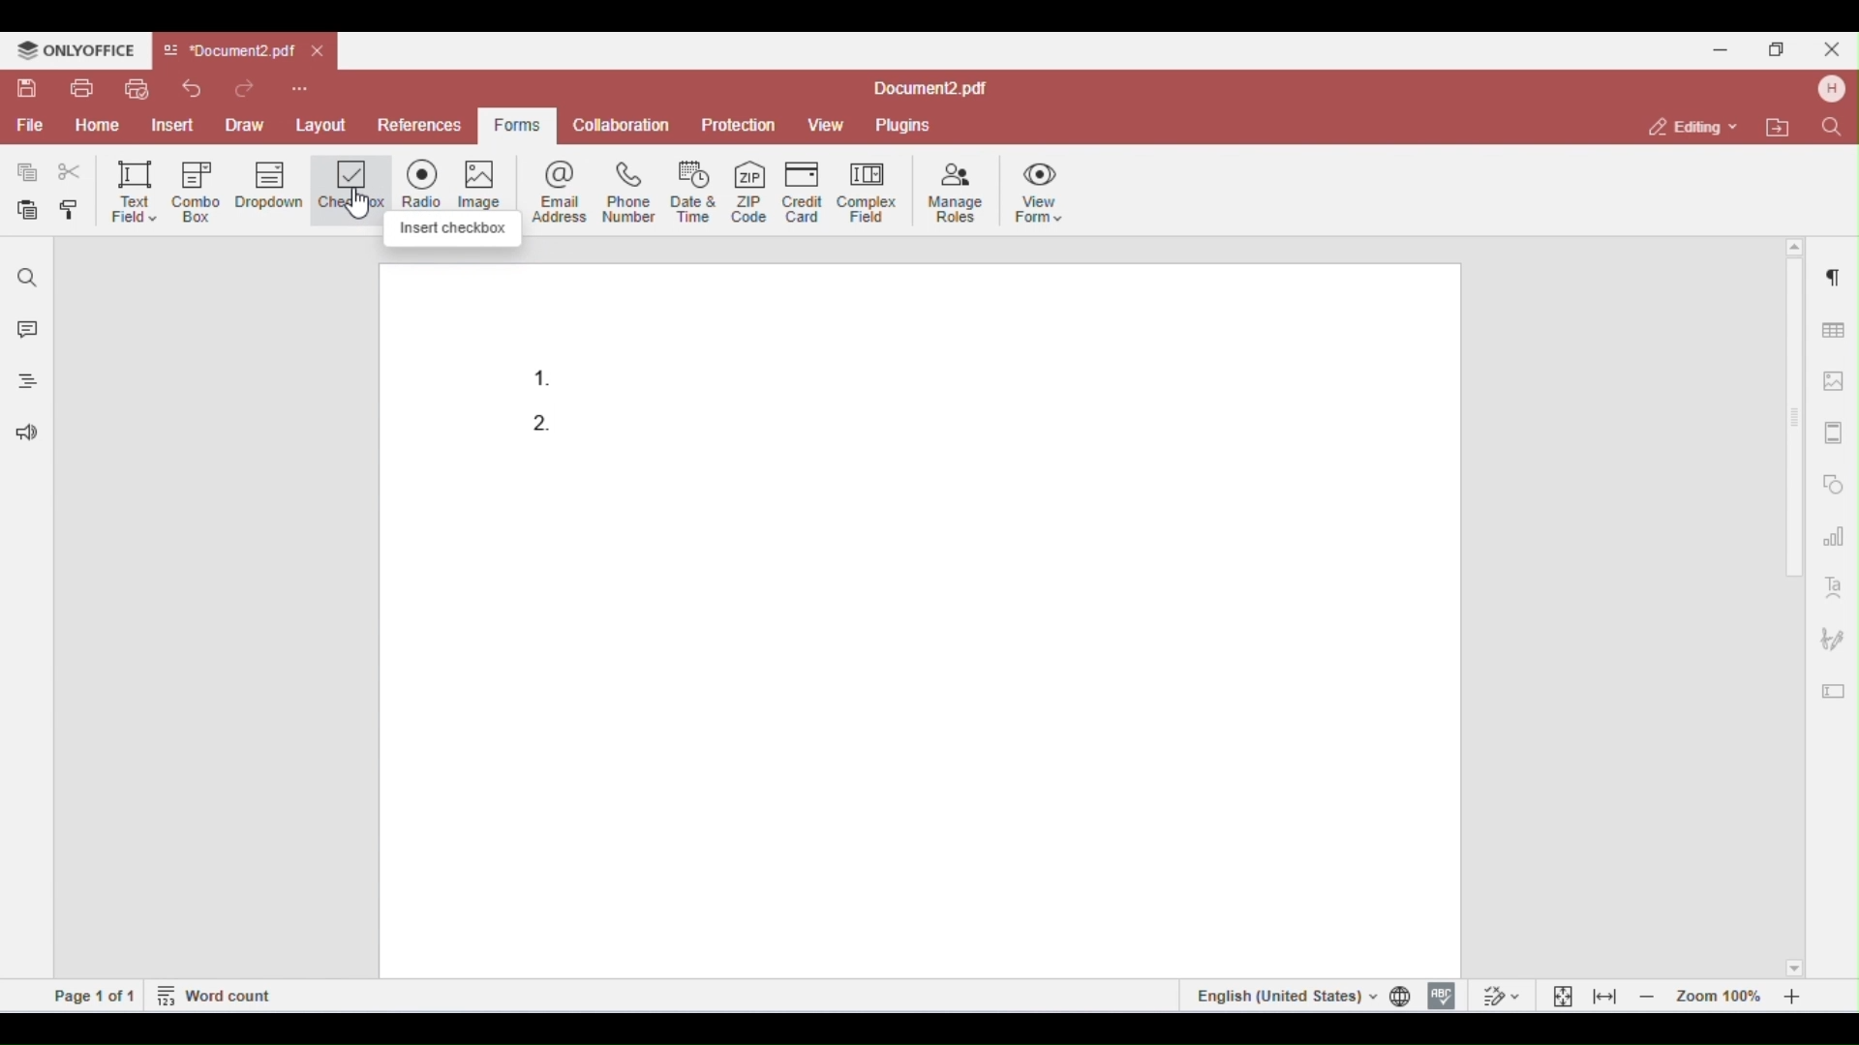 The height and width of the screenshot is (1045, 1859). I want to click on collaboration, so click(622, 124).